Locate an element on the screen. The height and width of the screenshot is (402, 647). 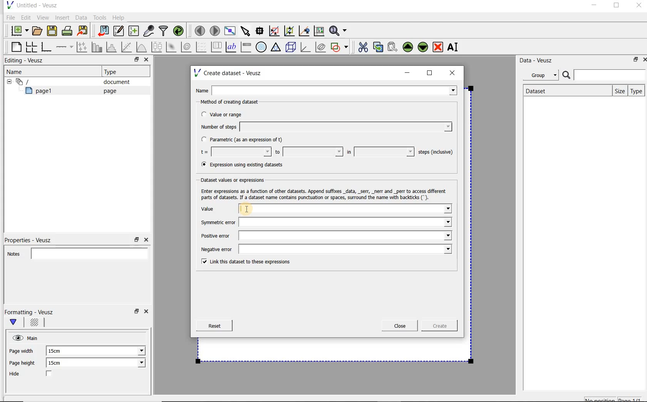
maximize is located at coordinates (430, 73).